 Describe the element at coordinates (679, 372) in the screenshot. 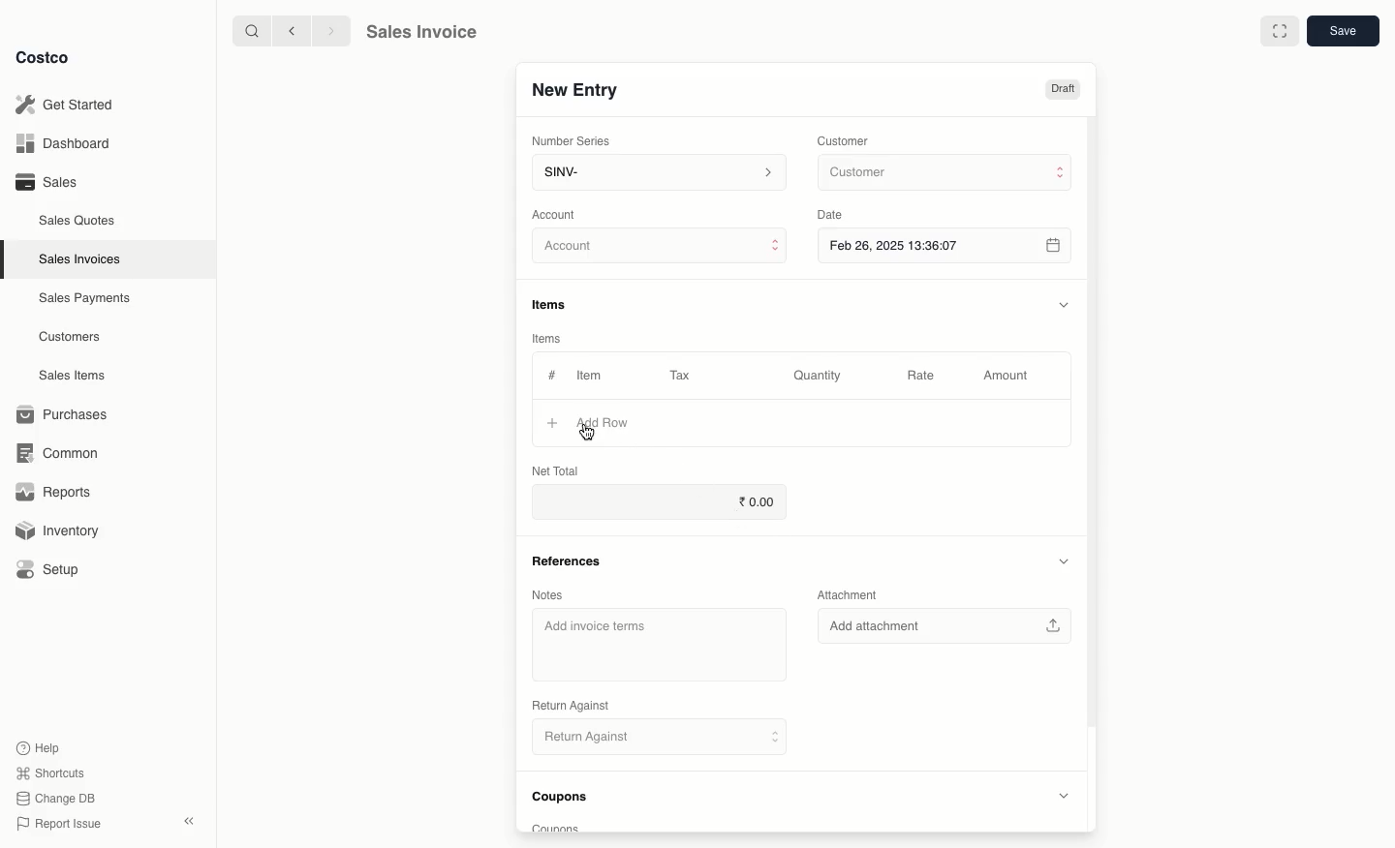

I see `Tax` at that location.